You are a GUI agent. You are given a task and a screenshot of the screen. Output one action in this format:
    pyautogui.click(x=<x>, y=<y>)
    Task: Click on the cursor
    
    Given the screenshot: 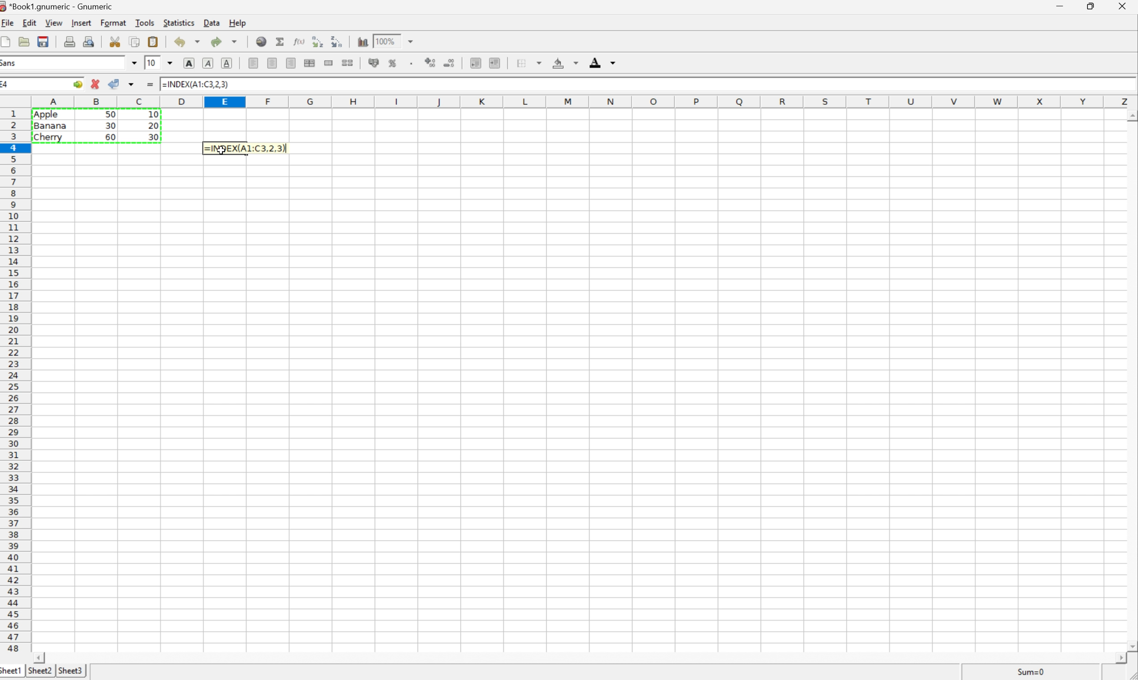 What is the action you would take?
    pyautogui.click(x=221, y=152)
    